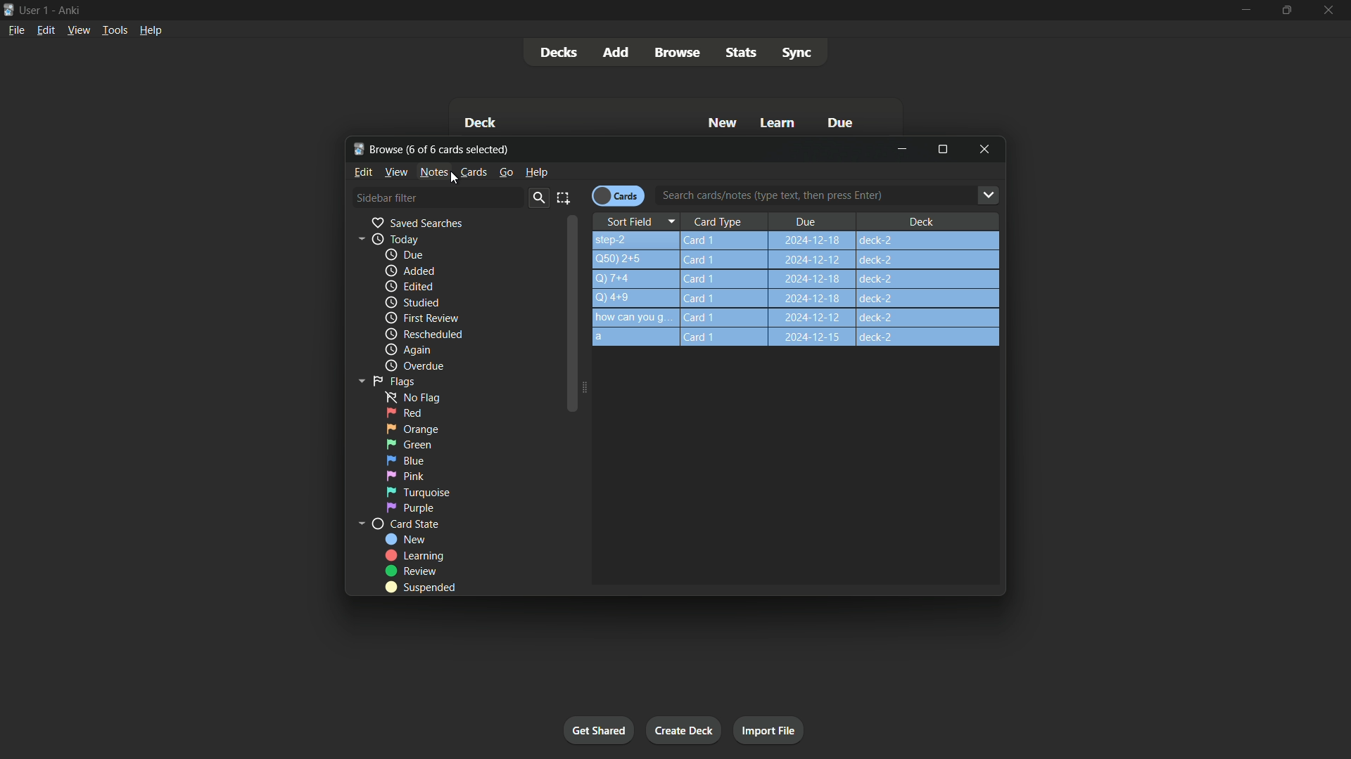 Image resolution: width=1351 pixels, height=759 pixels. What do you see at coordinates (1243, 11) in the screenshot?
I see `minimize` at bounding box center [1243, 11].